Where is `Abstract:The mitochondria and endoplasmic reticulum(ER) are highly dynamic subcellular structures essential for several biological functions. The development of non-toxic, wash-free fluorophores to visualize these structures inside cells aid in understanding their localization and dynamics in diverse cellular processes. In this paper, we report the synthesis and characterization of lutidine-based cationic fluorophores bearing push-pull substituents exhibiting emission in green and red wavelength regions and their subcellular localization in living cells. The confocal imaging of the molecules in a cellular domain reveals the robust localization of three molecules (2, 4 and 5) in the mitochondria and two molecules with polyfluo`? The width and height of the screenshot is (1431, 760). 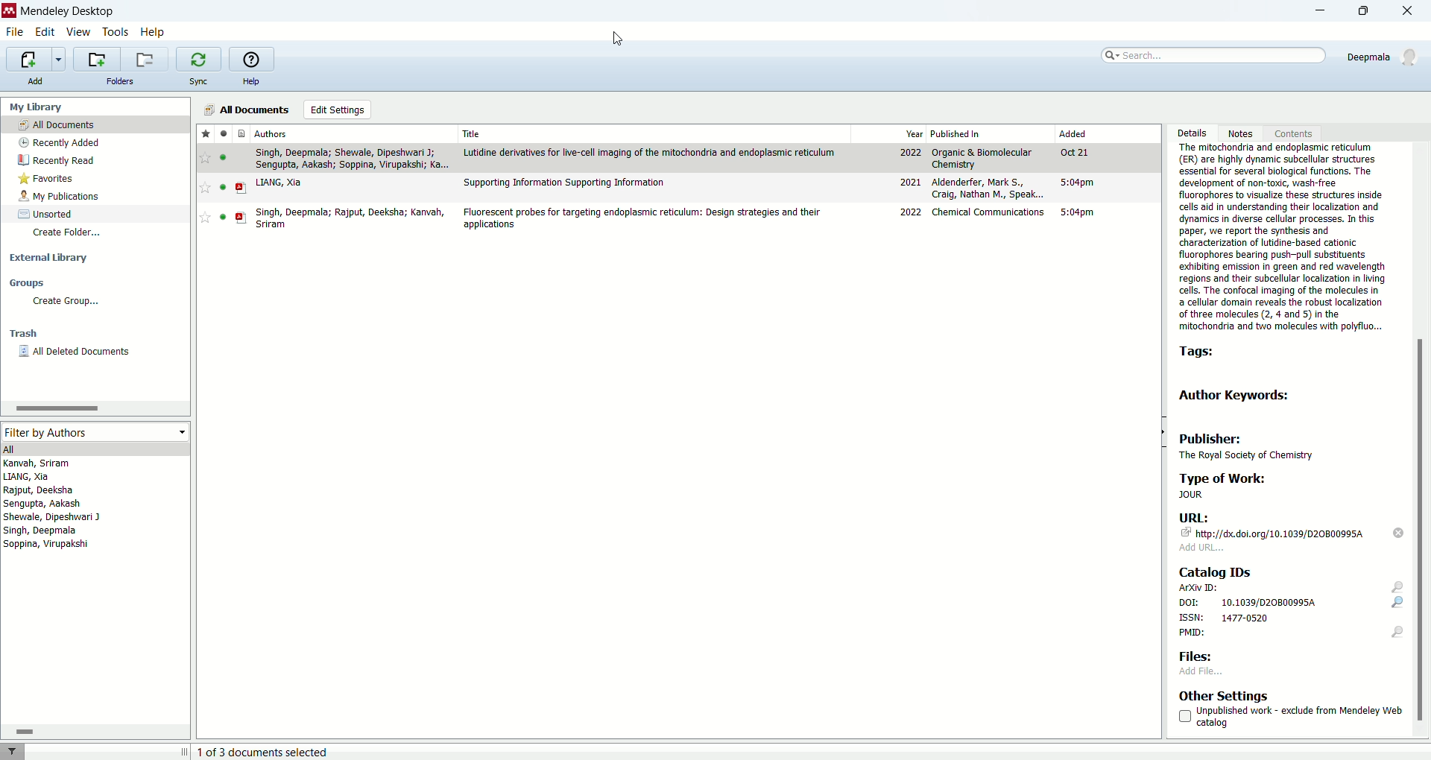
Abstract:The mitochondria and endoplasmic reticulum(ER) are highly dynamic subcellular structures essential for several biological functions. The development of non-toxic, wash-free fluorophores to visualize these structures inside cells aid in understanding their localization and dynamics in diverse cellular processes. In this paper, we report the synthesis and characterization of lutidine-based cationic fluorophores bearing push-pull substituents exhibiting emission in green and red wavelength regions and their subcellular localization in living cells. The confocal imaging of the molecules in a cellular domain reveals the robust localization of three molecules (2, 4 and 5) in the mitochondria and two molecules with polyfluo is located at coordinates (1281, 238).